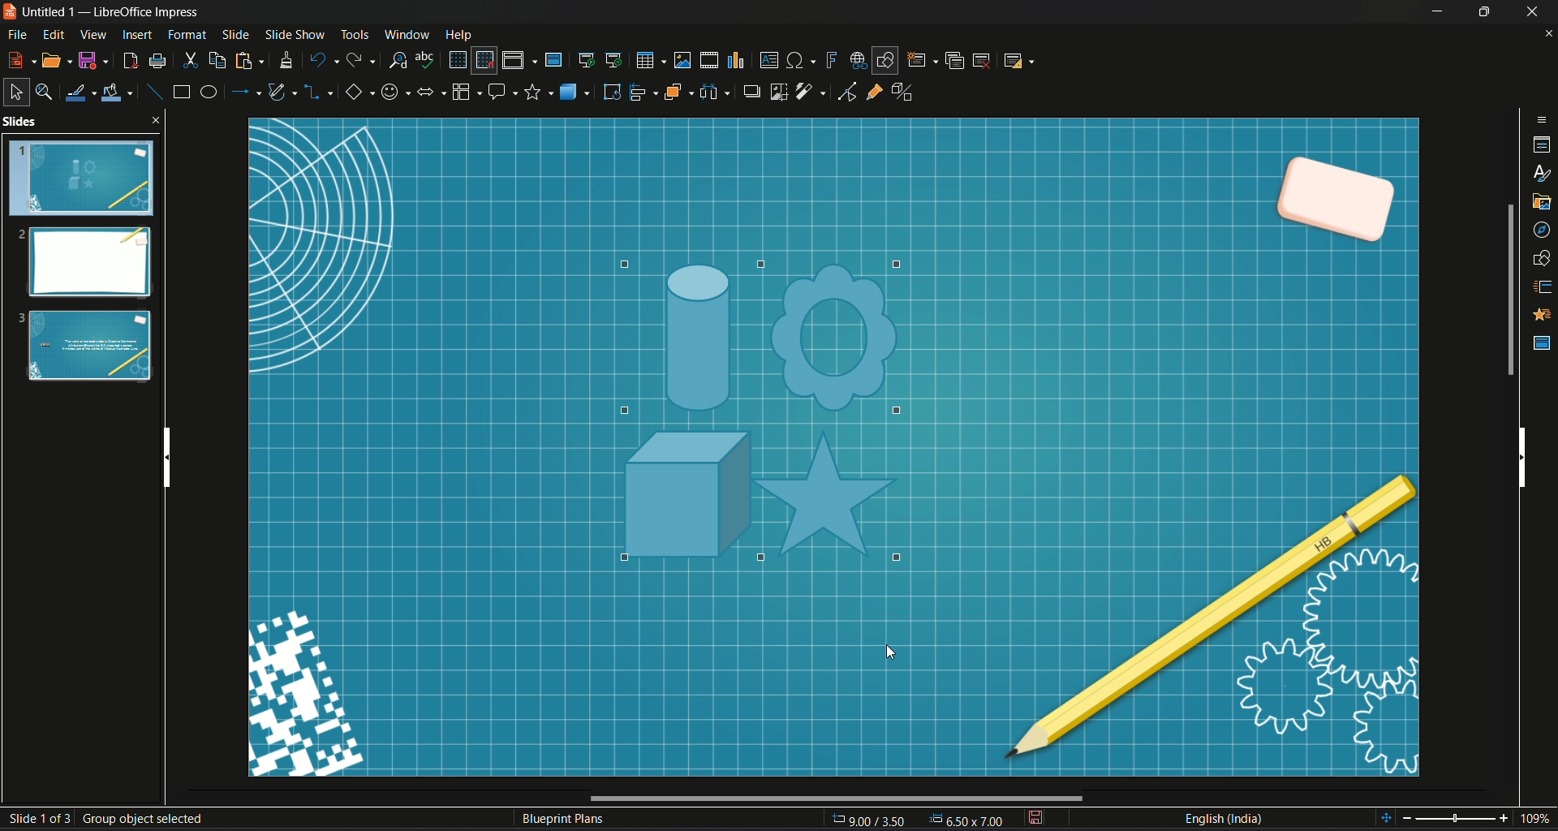 Image resolution: width=1558 pixels, height=831 pixels. I want to click on display grid, so click(456, 58).